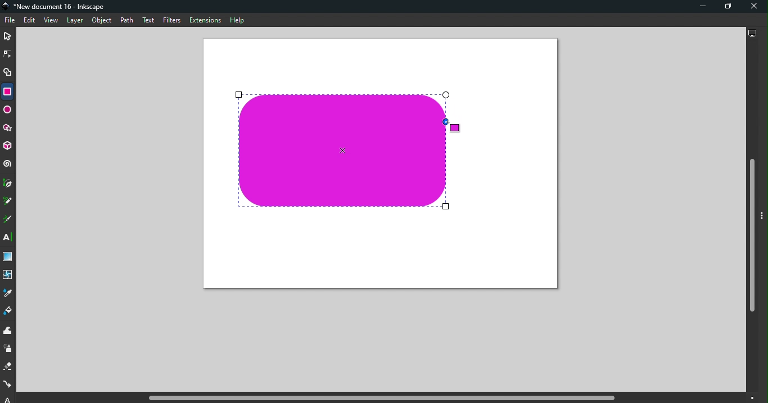 The image size is (768, 403). What do you see at coordinates (7, 91) in the screenshot?
I see `Rectangle tool` at bounding box center [7, 91].